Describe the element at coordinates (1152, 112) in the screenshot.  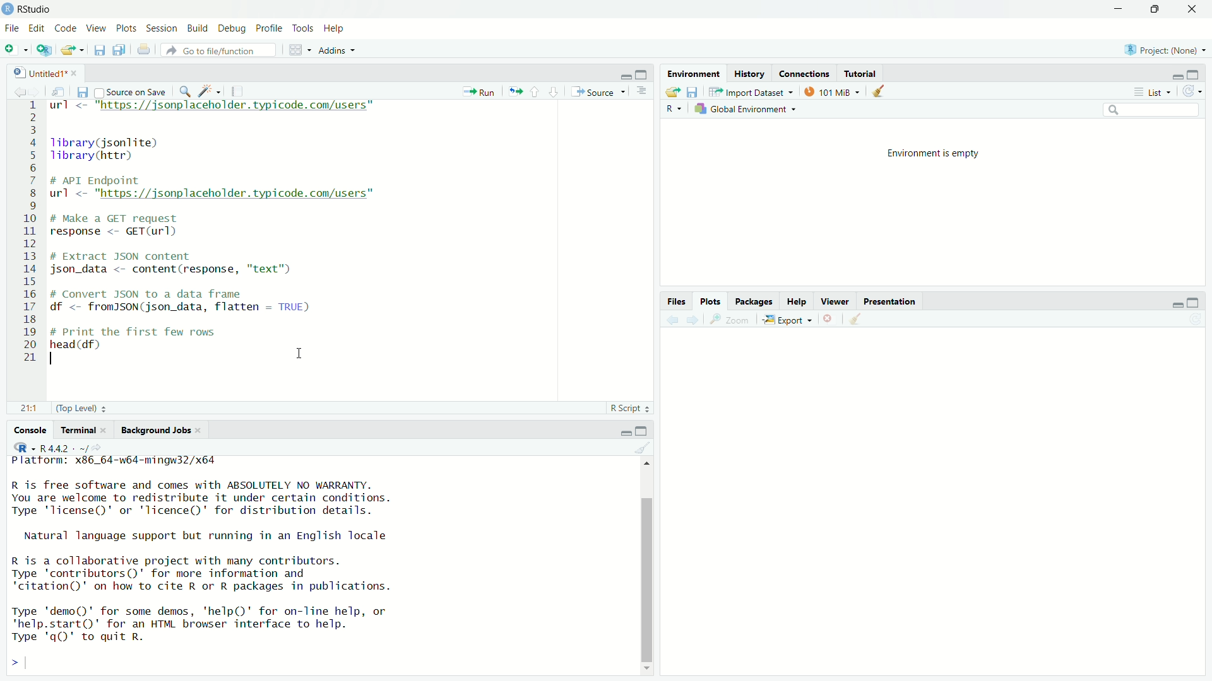
I see `Search` at that location.